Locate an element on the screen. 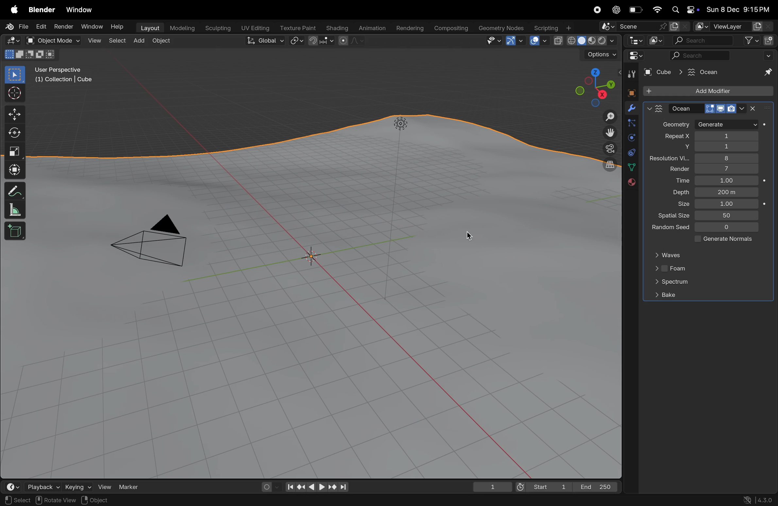  50 is located at coordinates (728, 215).